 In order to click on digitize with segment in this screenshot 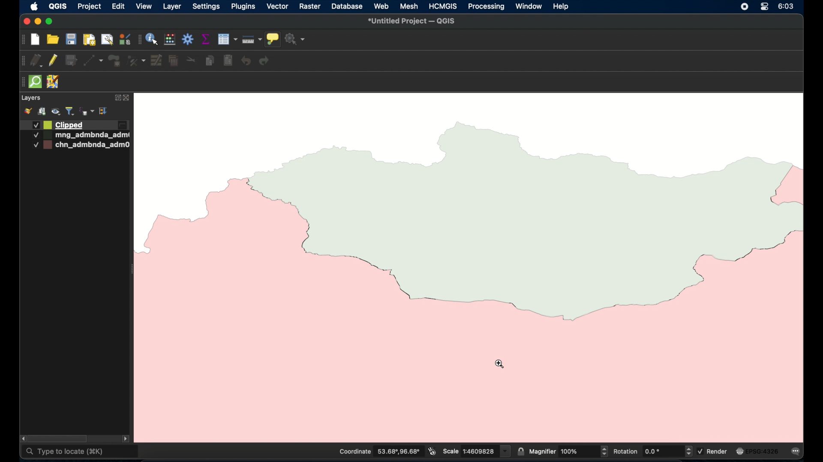, I will do `click(93, 61)`.